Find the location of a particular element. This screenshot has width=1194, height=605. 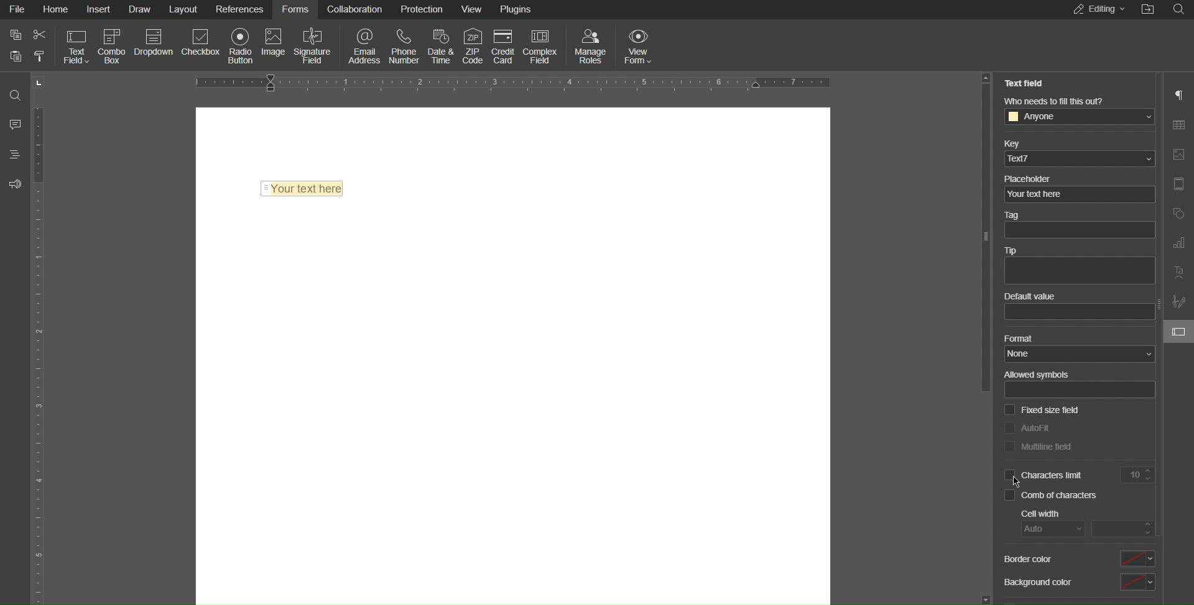

Format  is located at coordinates (1078, 348).